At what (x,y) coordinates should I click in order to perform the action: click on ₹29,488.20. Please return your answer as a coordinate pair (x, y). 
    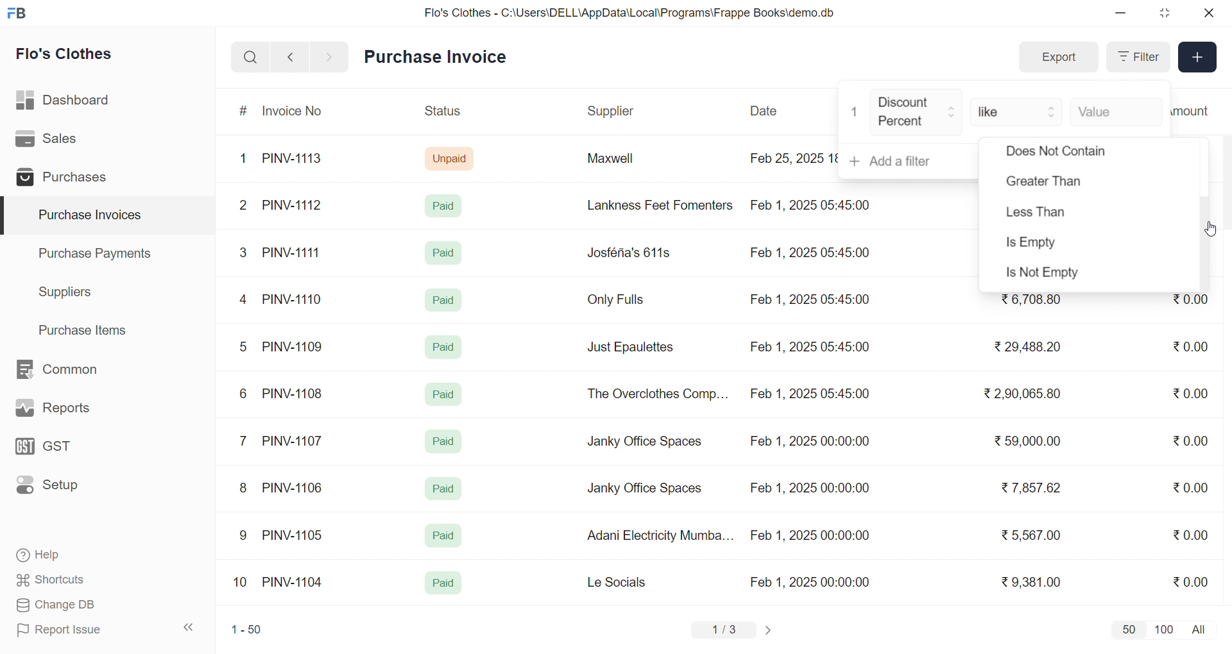
    Looking at the image, I should click on (1023, 347).